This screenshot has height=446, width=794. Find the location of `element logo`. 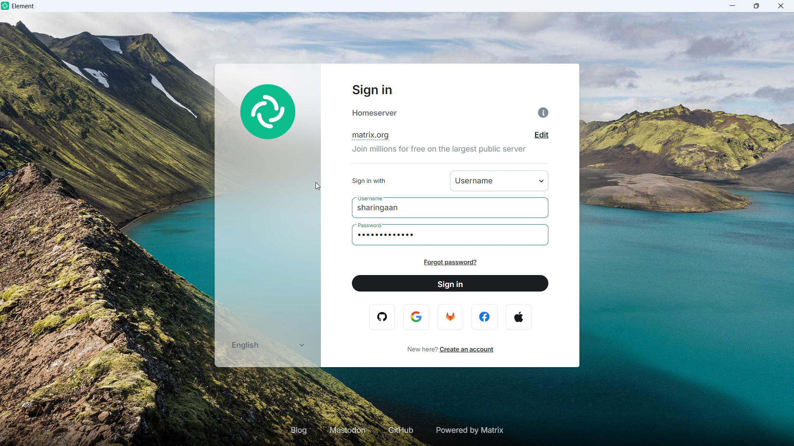

element logo is located at coordinates (6, 6).